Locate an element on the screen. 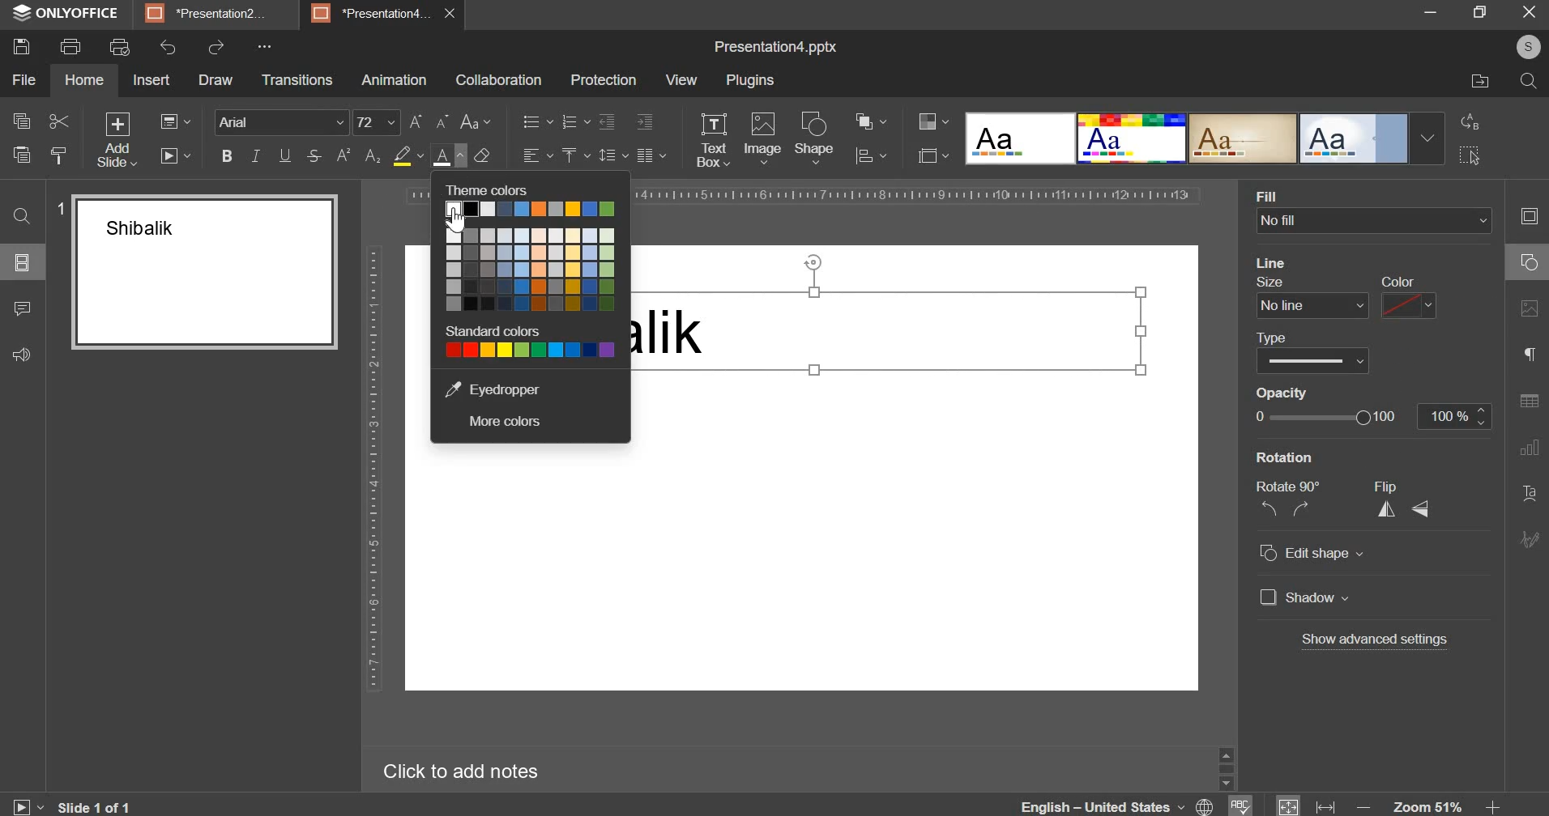 This screenshot has width=1549, height=816. Click to add notes is located at coordinates (473, 770).